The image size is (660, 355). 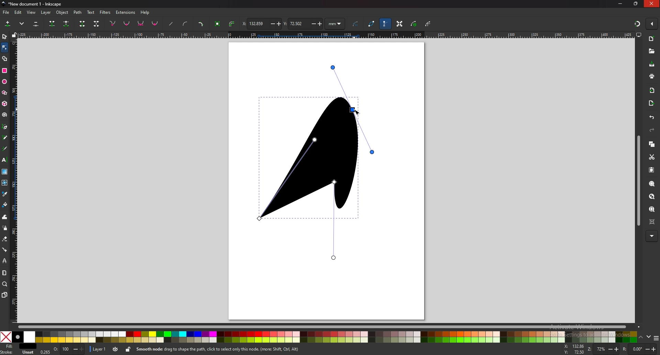 What do you see at coordinates (5, 104) in the screenshot?
I see `3d box` at bounding box center [5, 104].